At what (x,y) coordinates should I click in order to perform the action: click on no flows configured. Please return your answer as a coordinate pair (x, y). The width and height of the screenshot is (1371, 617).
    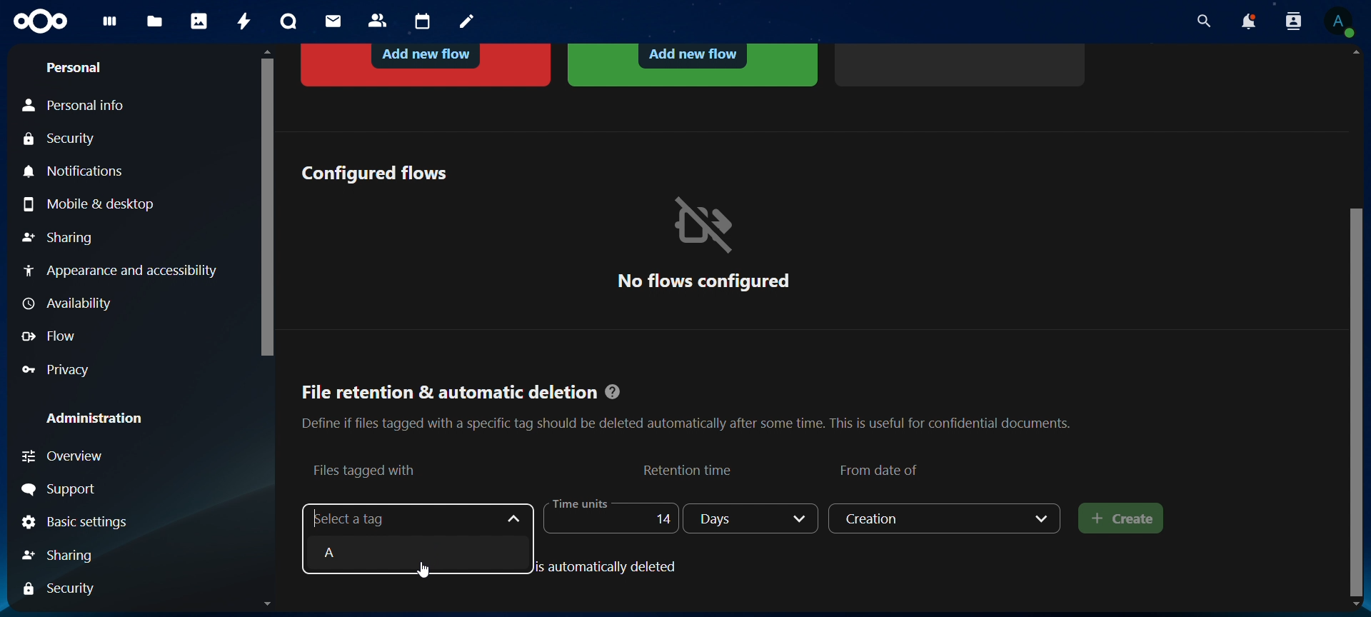
    Looking at the image, I should click on (703, 242).